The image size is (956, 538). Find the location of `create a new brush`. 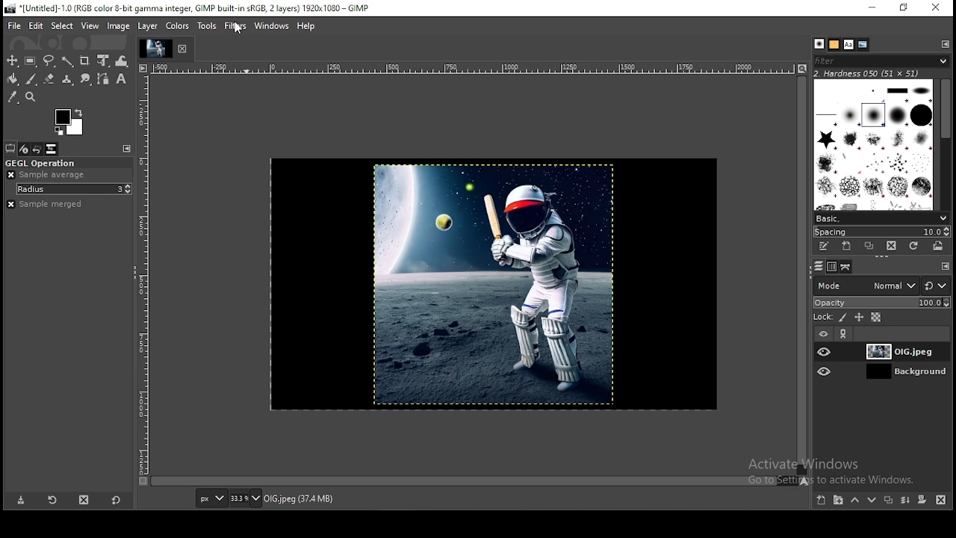

create a new brush is located at coordinates (847, 247).